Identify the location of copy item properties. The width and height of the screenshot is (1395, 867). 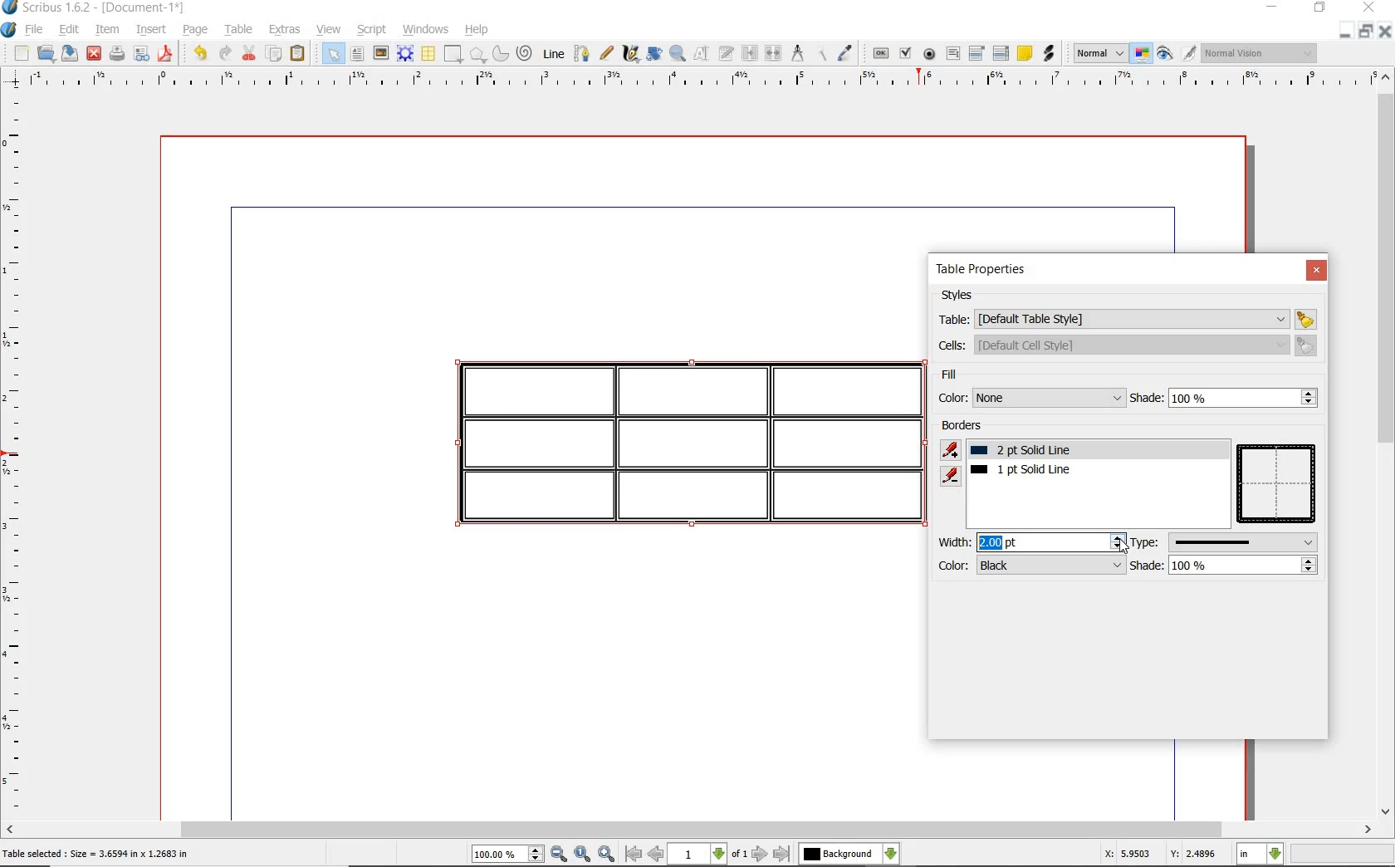
(825, 53).